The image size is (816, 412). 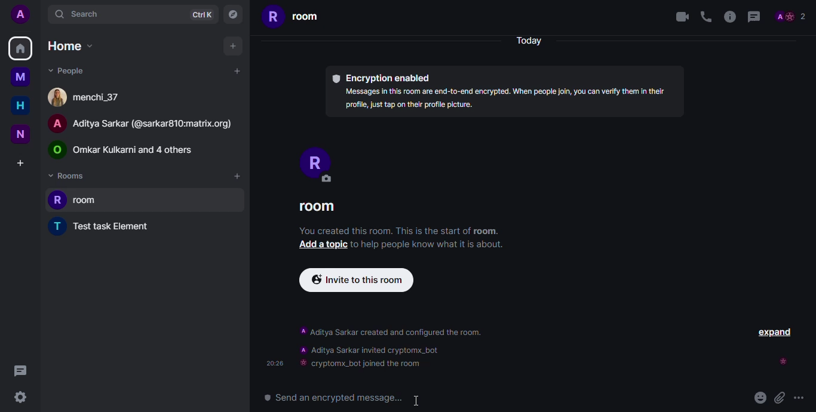 I want to click on search, so click(x=78, y=14).